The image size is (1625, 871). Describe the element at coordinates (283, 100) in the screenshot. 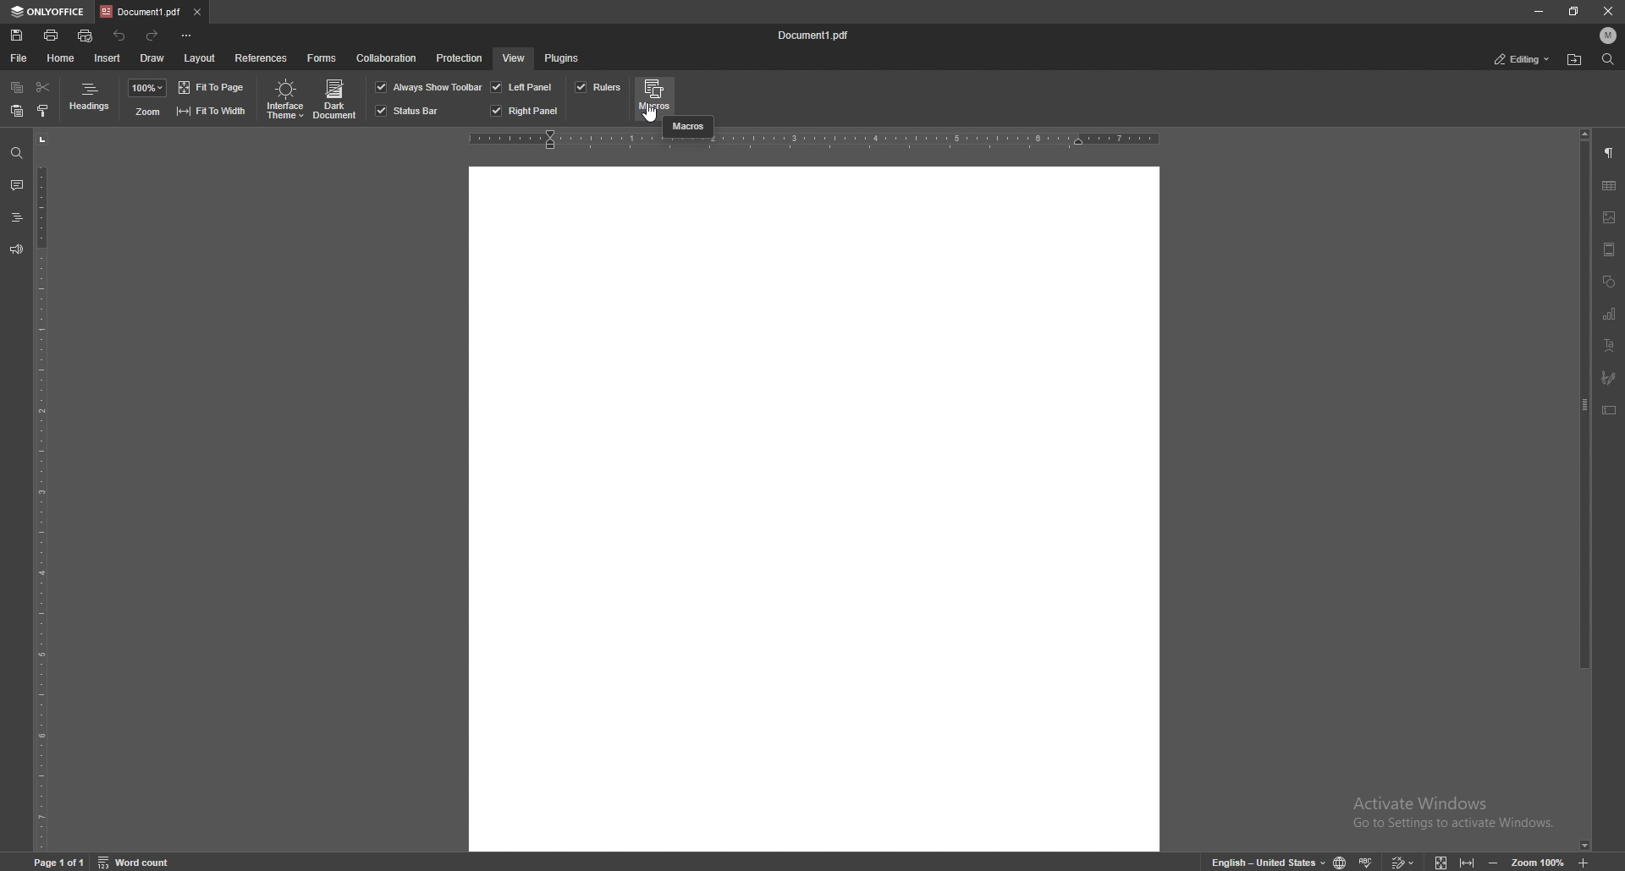

I see `interface theme` at that location.